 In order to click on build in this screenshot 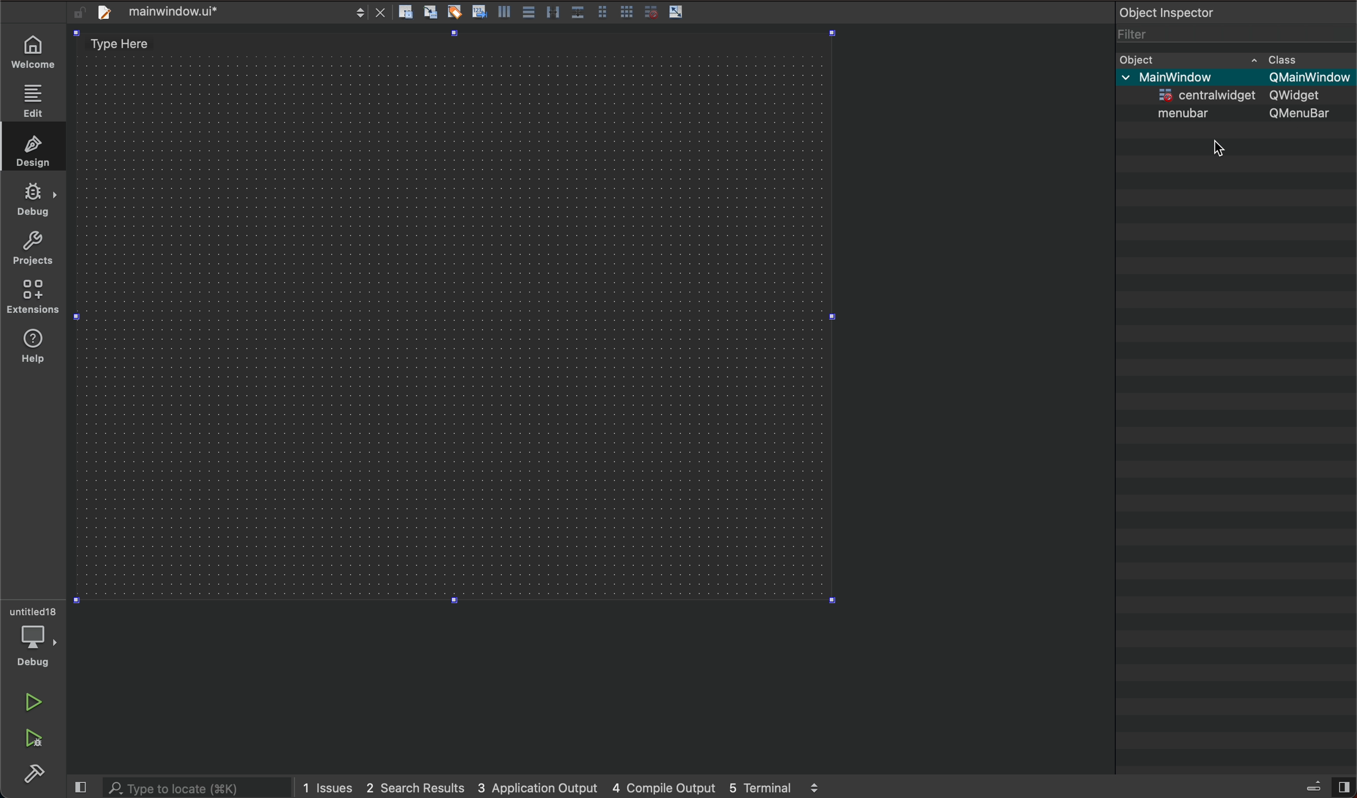, I will do `click(32, 772)`.